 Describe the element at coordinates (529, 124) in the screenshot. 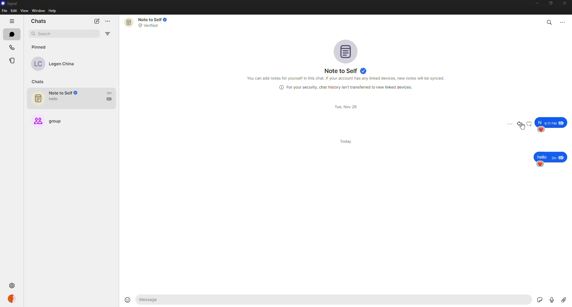

I see `reaction` at that location.